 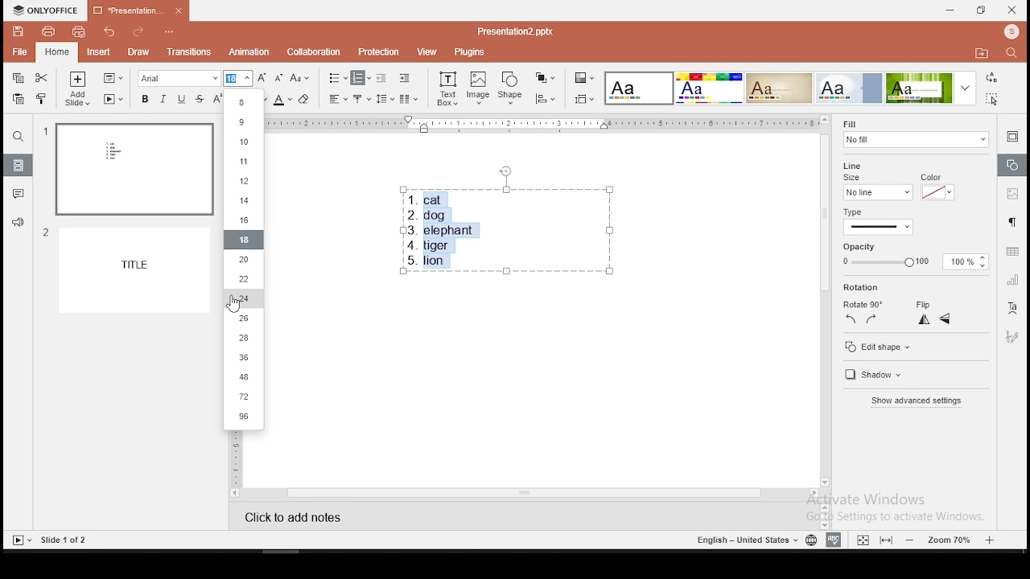 What do you see at coordinates (1011, 166) in the screenshot?
I see `shape settings` at bounding box center [1011, 166].